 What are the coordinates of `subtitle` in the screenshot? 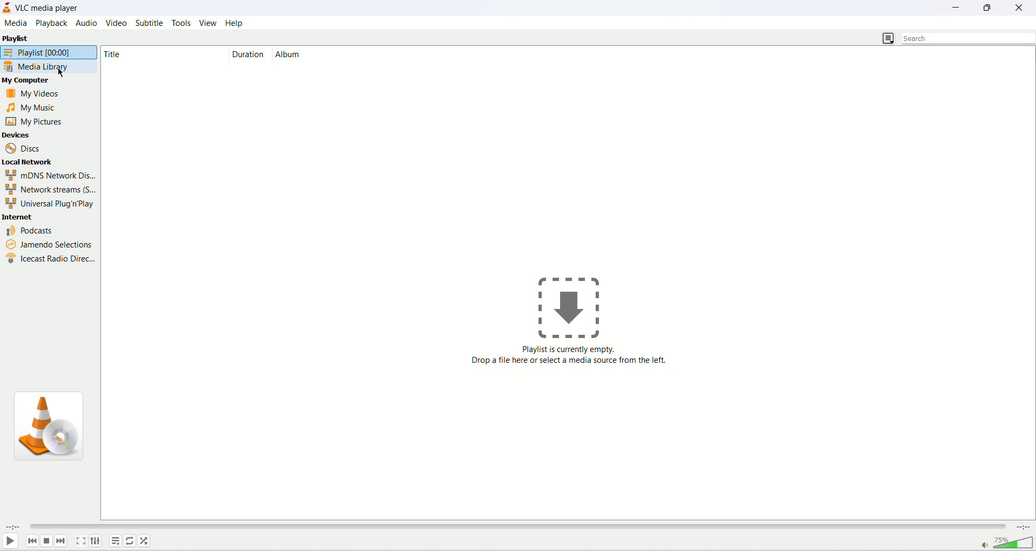 It's located at (148, 23).